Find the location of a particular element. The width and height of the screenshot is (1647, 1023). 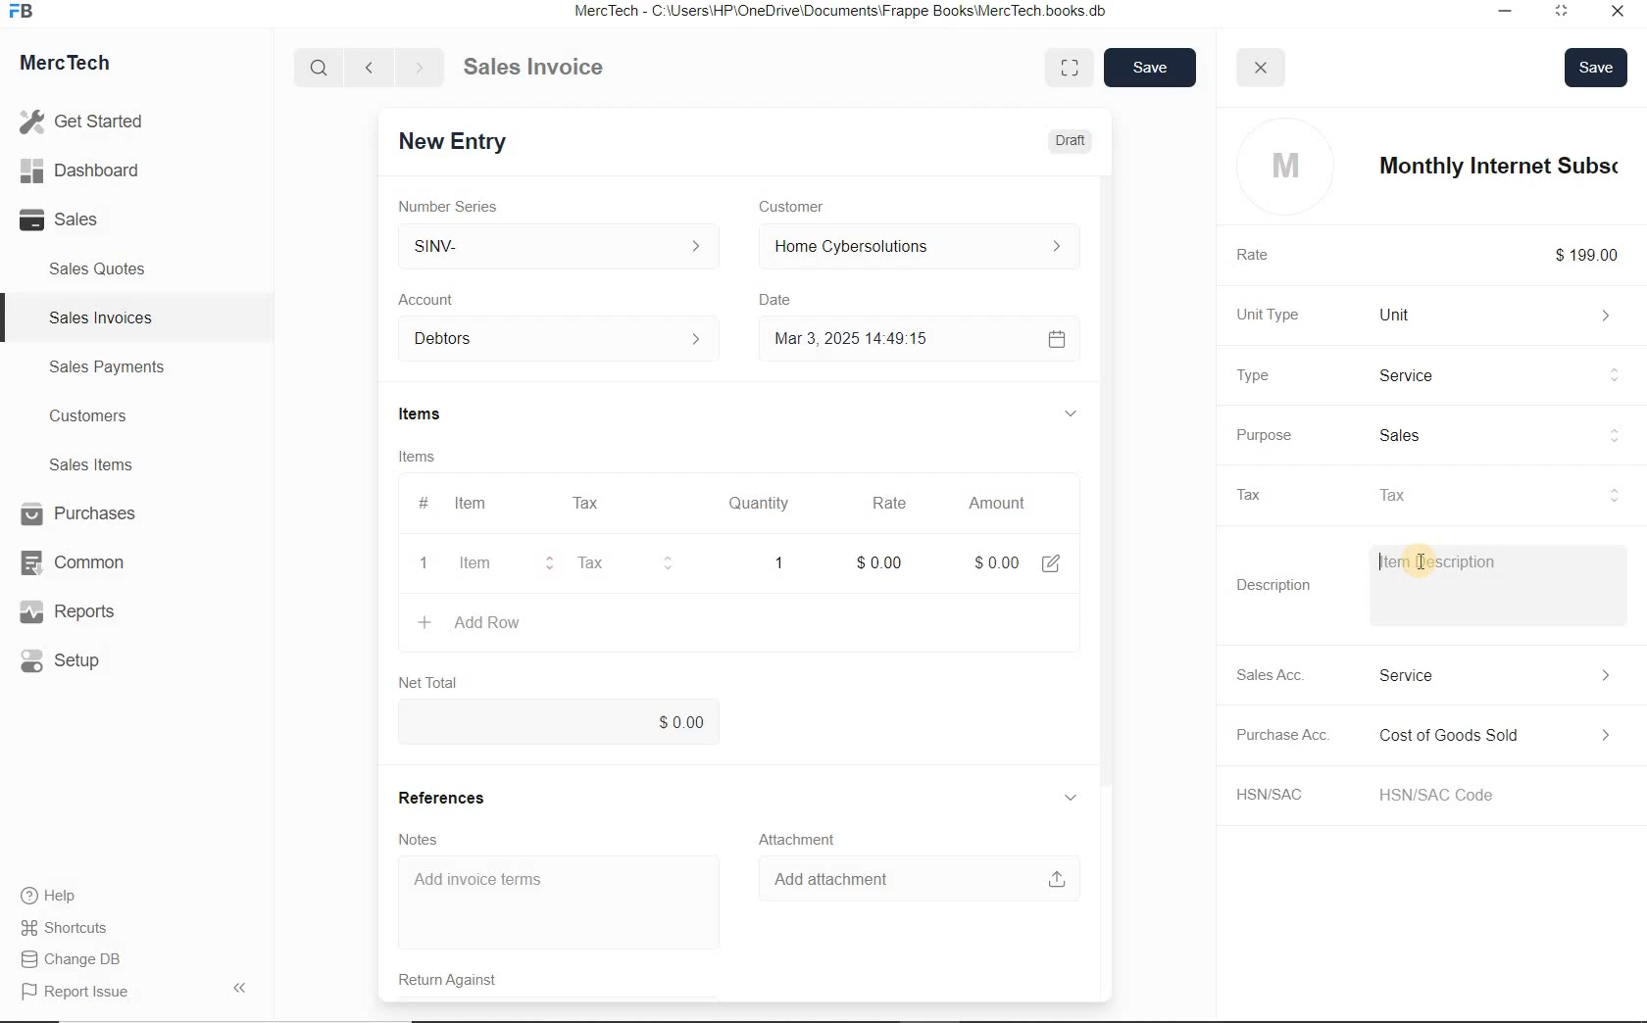

$0.00 is located at coordinates (560, 722).